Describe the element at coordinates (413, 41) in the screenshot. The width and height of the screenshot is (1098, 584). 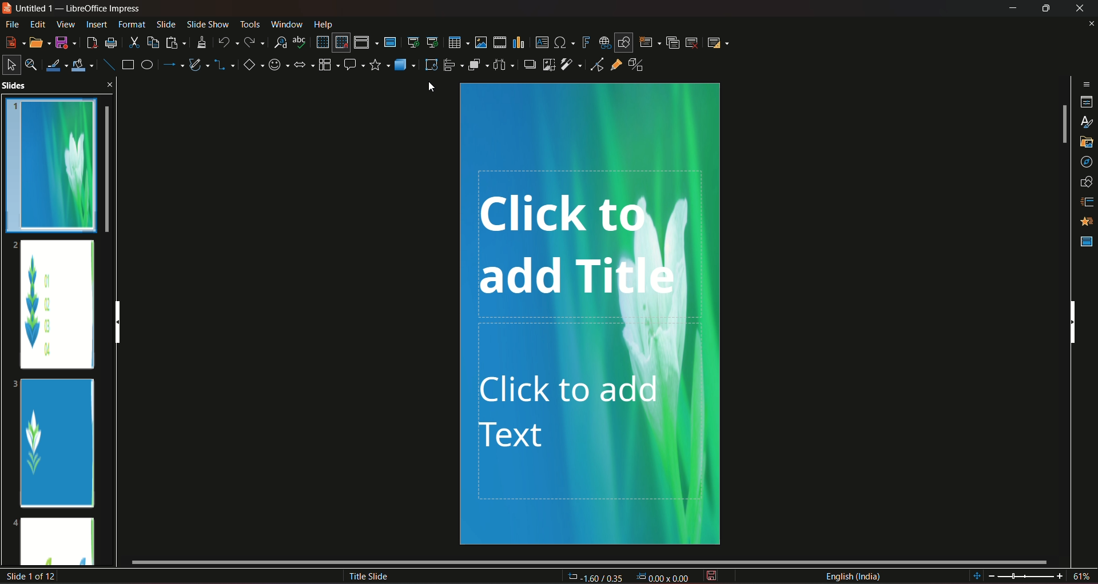
I see `start from the first slide` at that location.